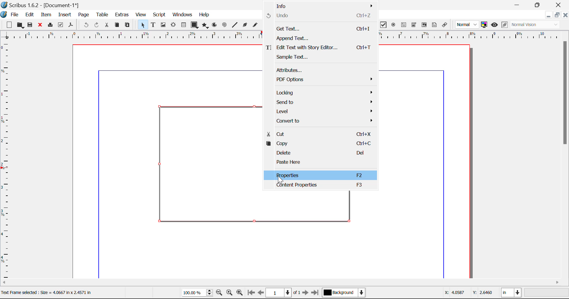  What do you see at coordinates (107, 25) in the screenshot?
I see `Cut` at bounding box center [107, 25].